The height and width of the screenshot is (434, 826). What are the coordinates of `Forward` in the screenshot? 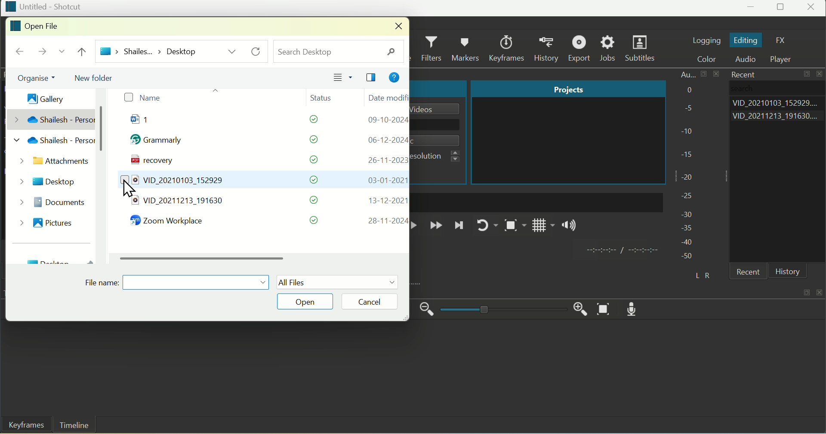 It's located at (436, 226).